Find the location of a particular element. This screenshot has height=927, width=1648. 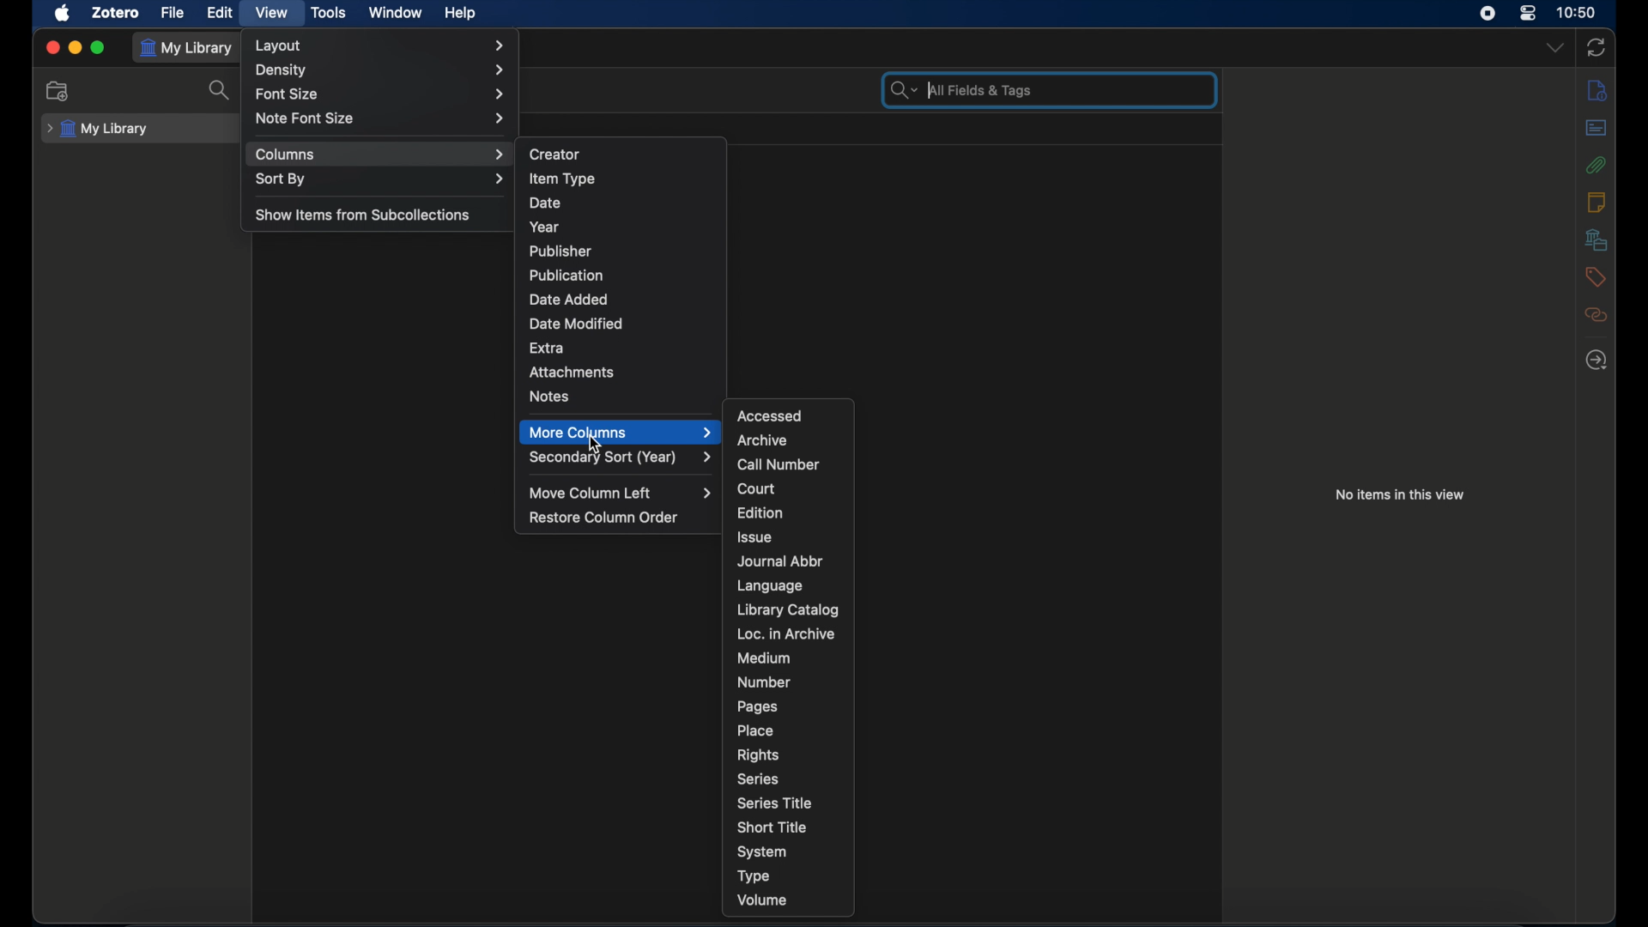

call number is located at coordinates (782, 464).